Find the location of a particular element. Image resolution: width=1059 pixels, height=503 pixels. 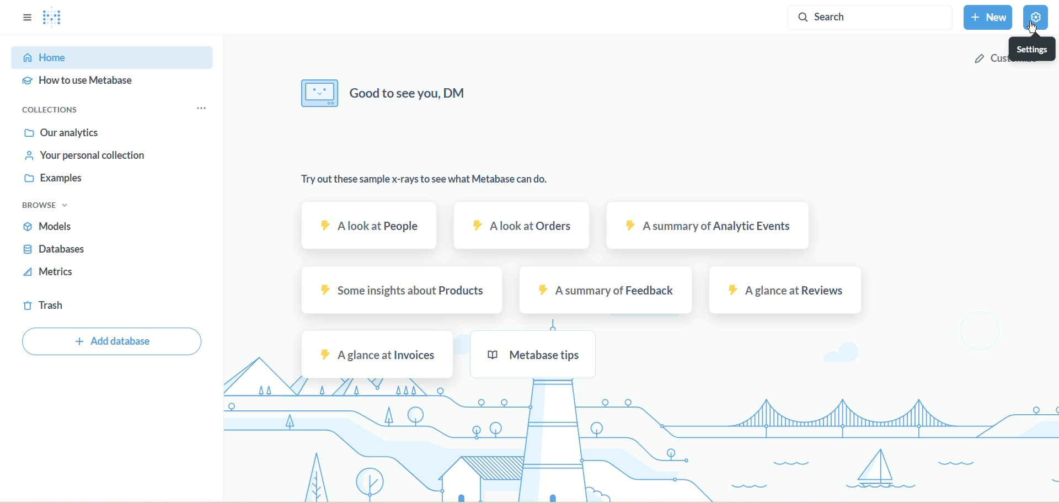

a glance at reviews is located at coordinates (785, 290).